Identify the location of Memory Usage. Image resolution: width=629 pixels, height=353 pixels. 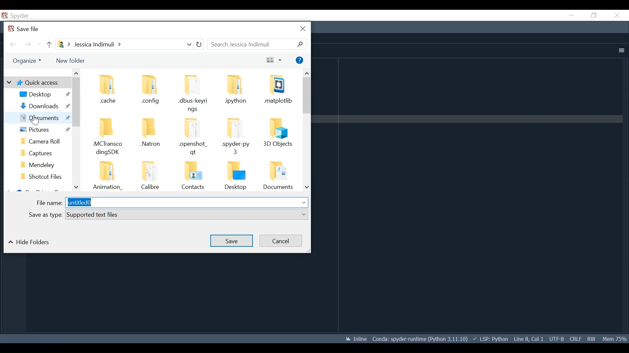
(614, 338).